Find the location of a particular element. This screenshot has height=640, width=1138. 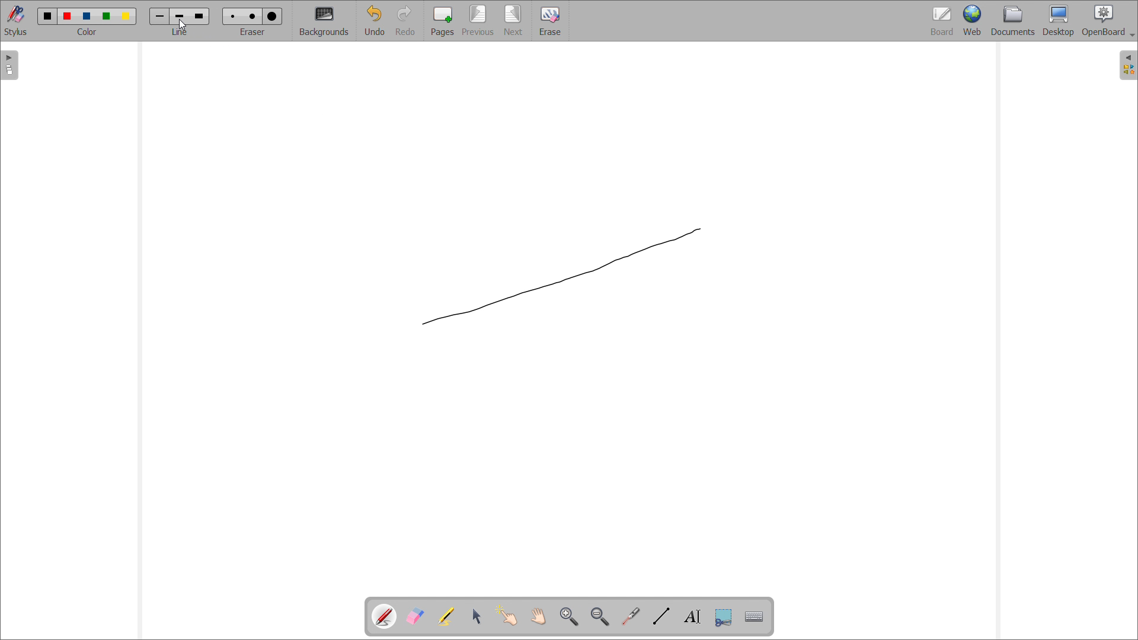

interact with items is located at coordinates (508, 616).